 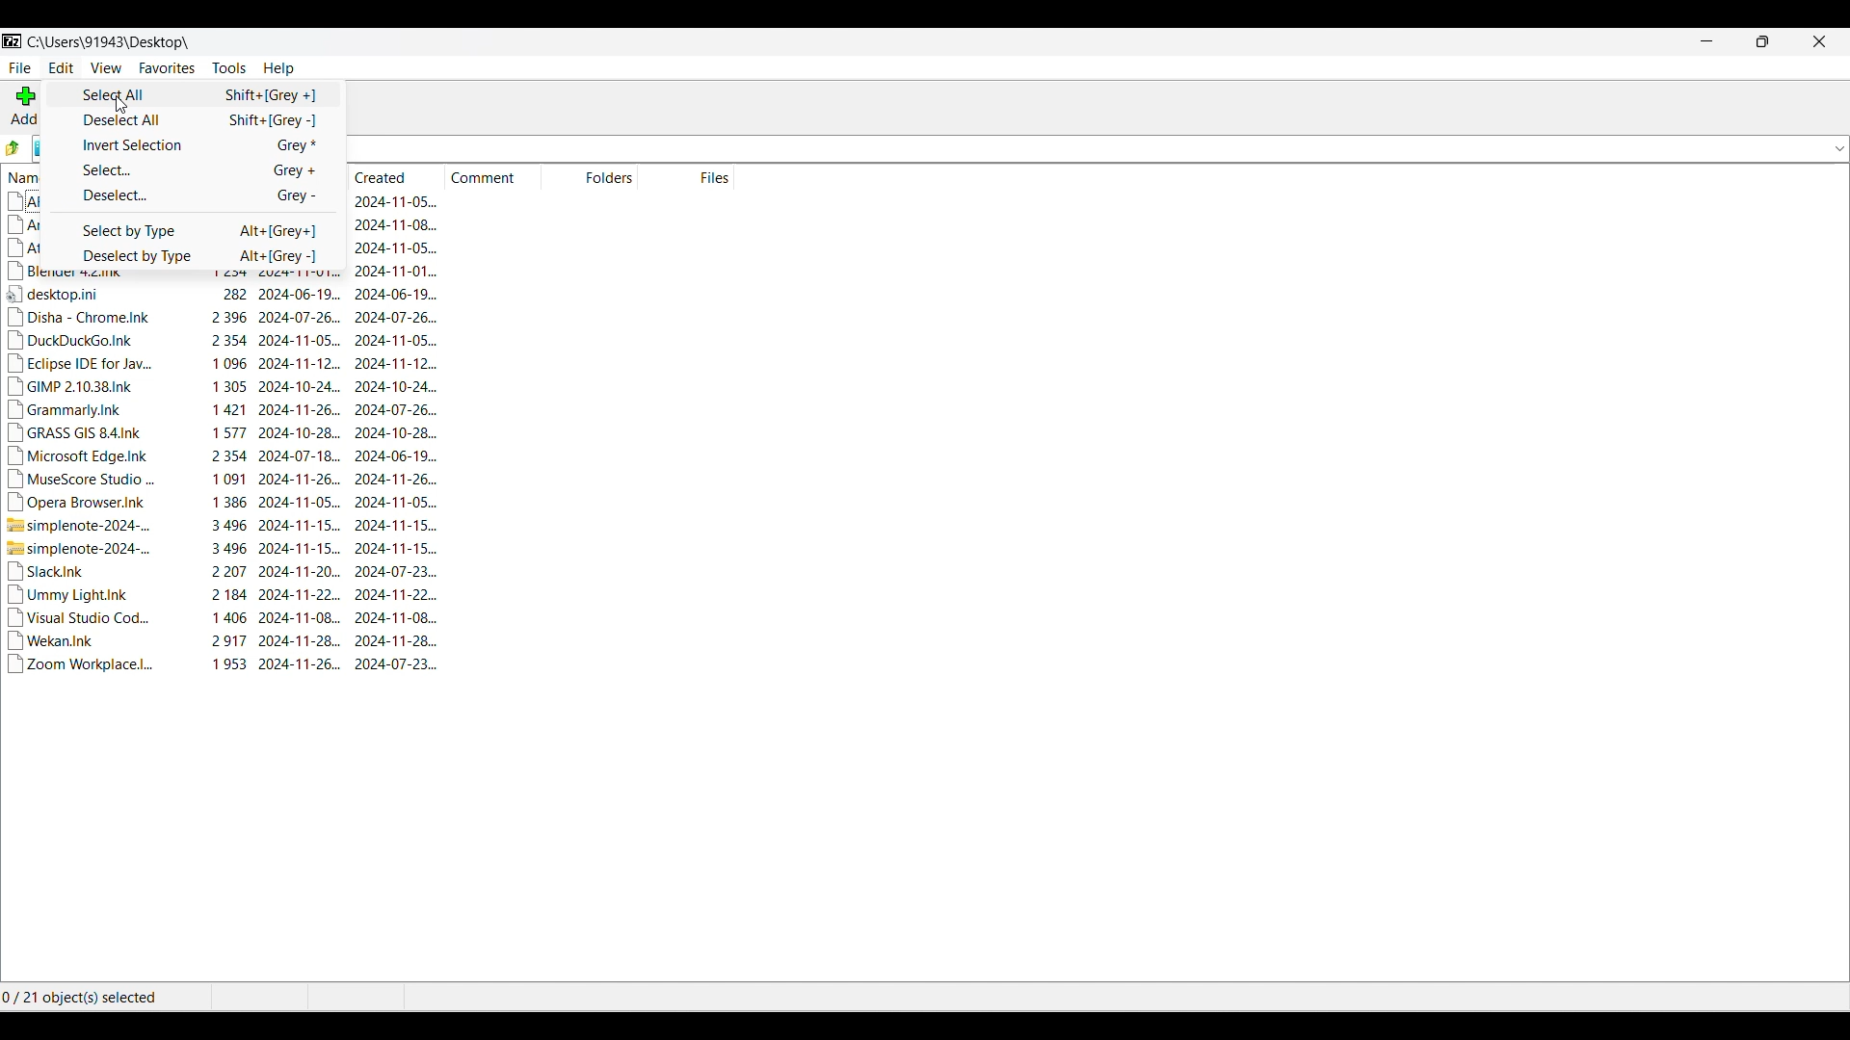 What do you see at coordinates (195, 93) in the screenshot?
I see `Select all` at bounding box center [195, 93].